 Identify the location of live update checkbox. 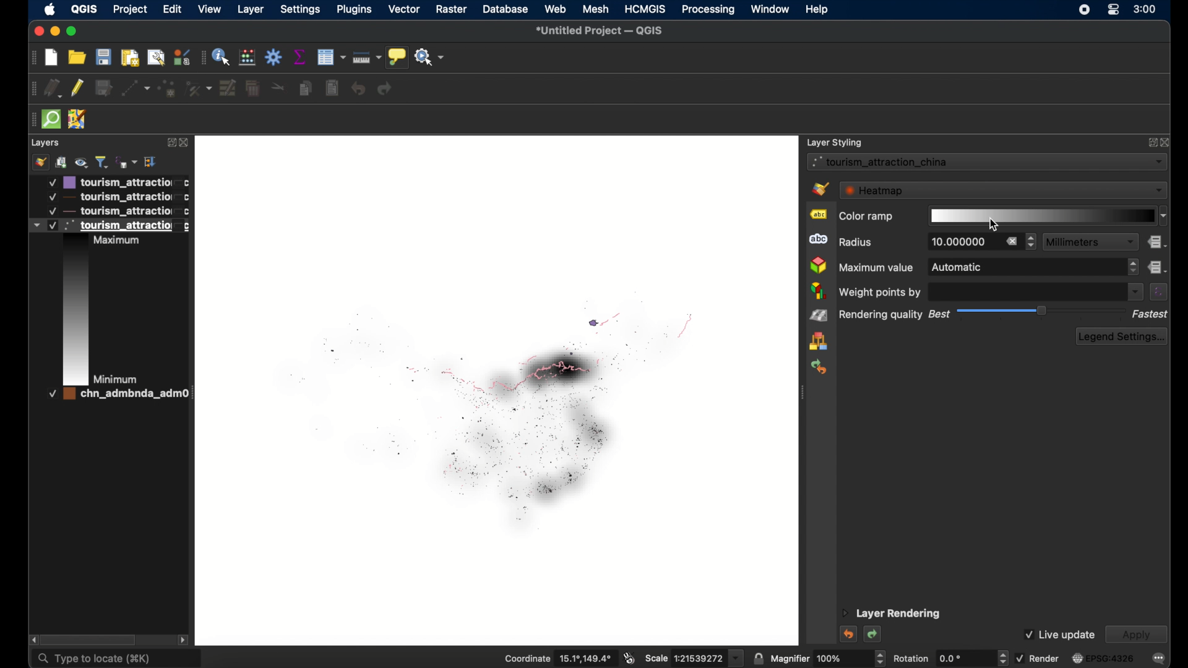
(1059, 634).